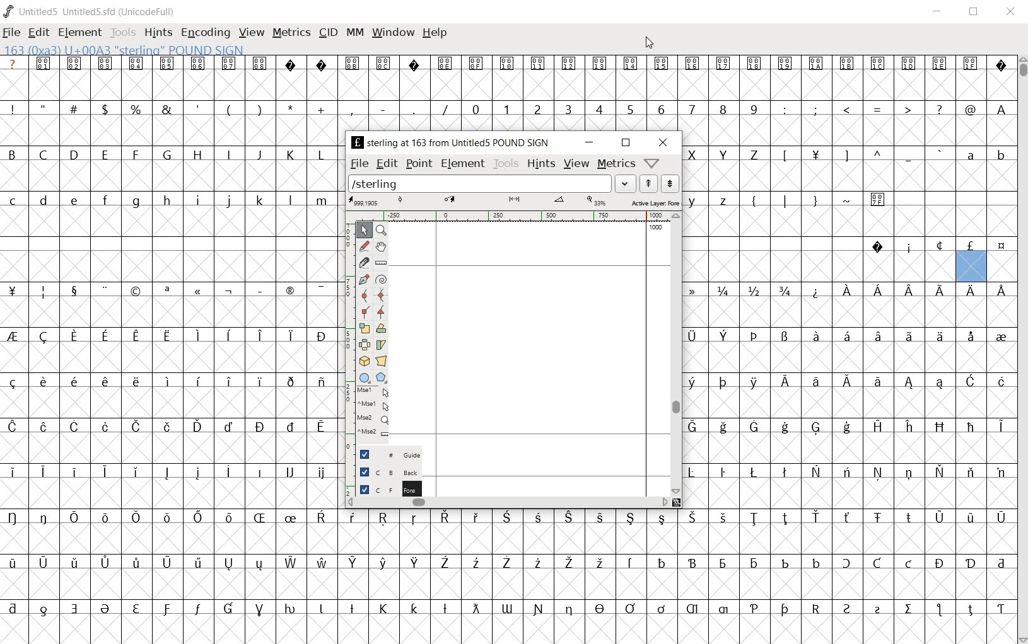 This screenshot has width=1028, height=644. What do you see at coordinates (846, 382) in the screenshot?
I see `Symbol` at bounding box center [846, 382].